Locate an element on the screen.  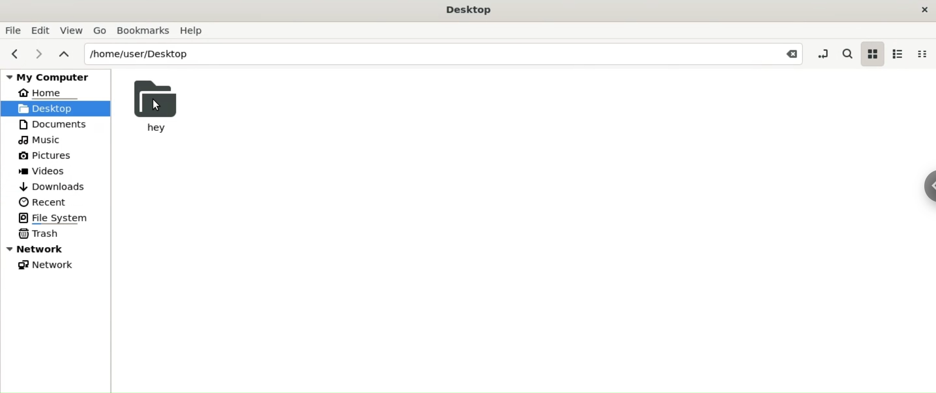
Recent is located at coordinates (44, 202).